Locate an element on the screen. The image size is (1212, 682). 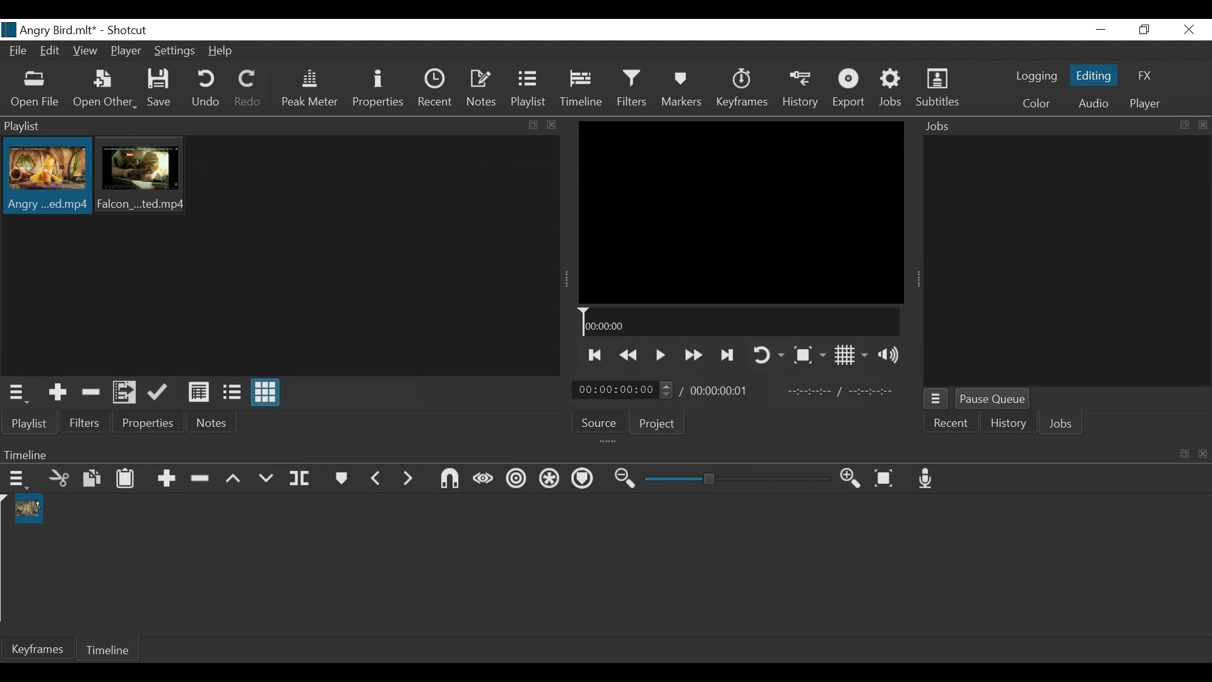
Ripple Markers is located at coordinates (585, 481).